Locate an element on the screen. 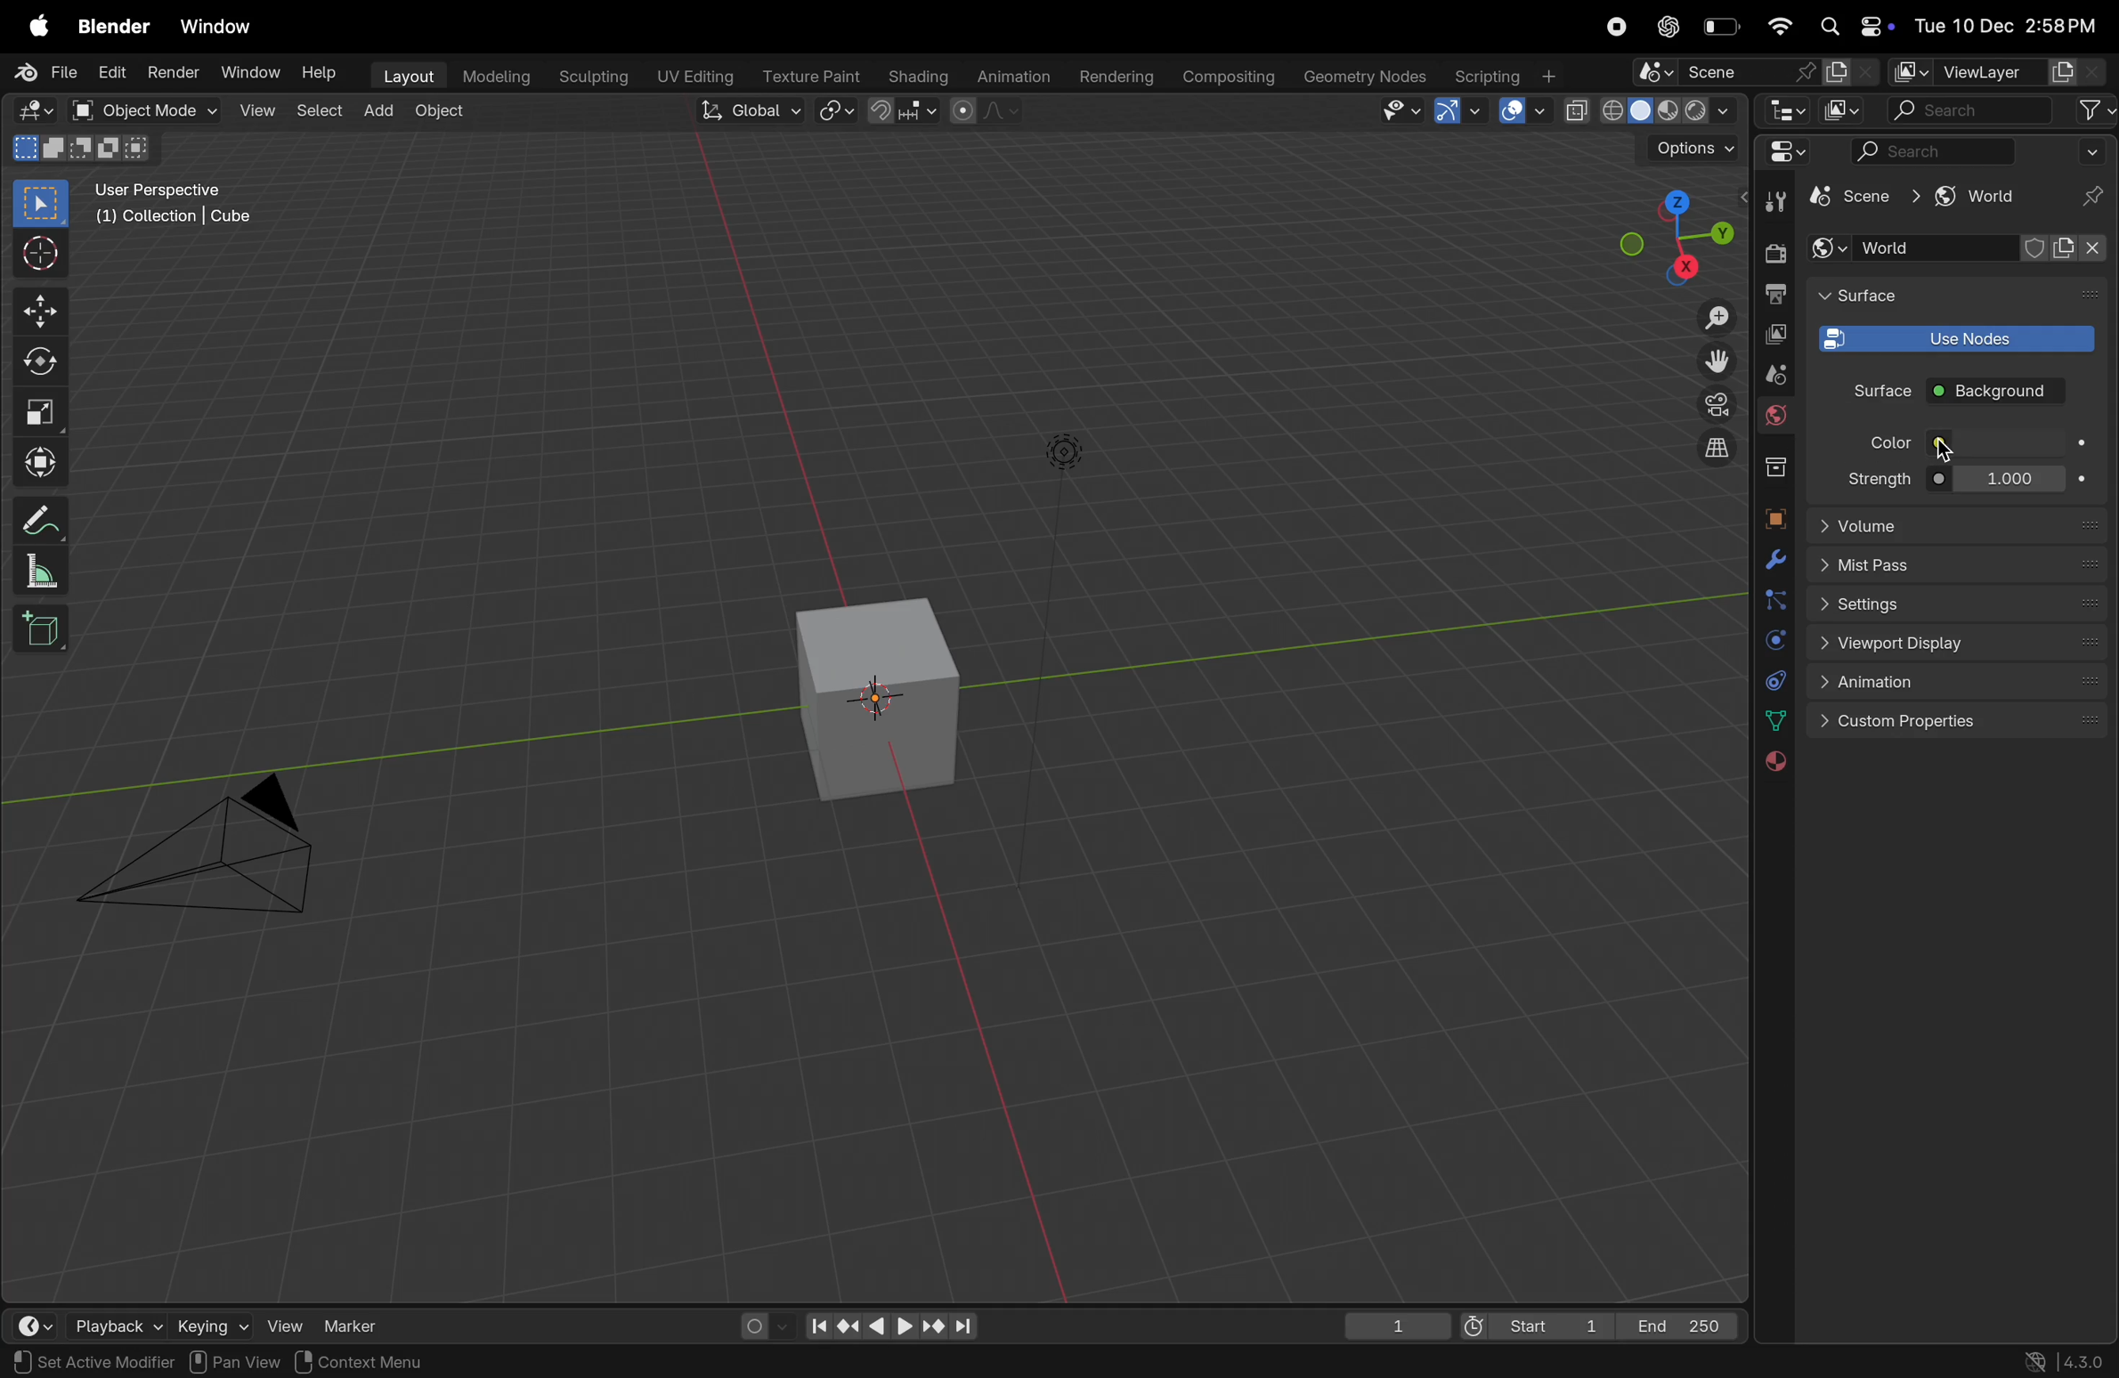  battery is located at coordinates (1722, 27).